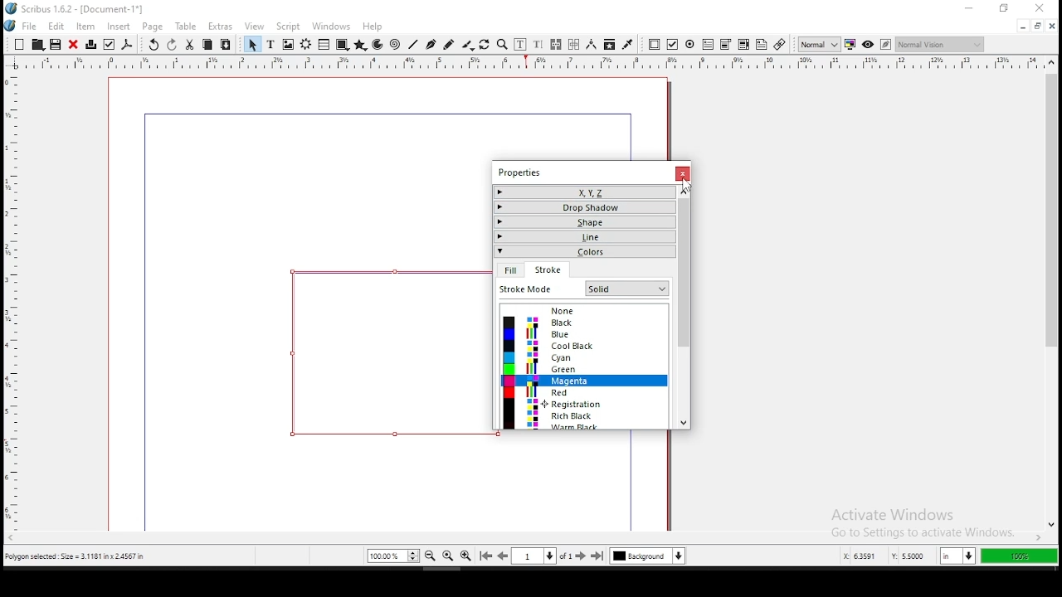  What do you see at coordinates (190, 46) in the screenshot?
I see `cut` at bounding box center [190, 46].